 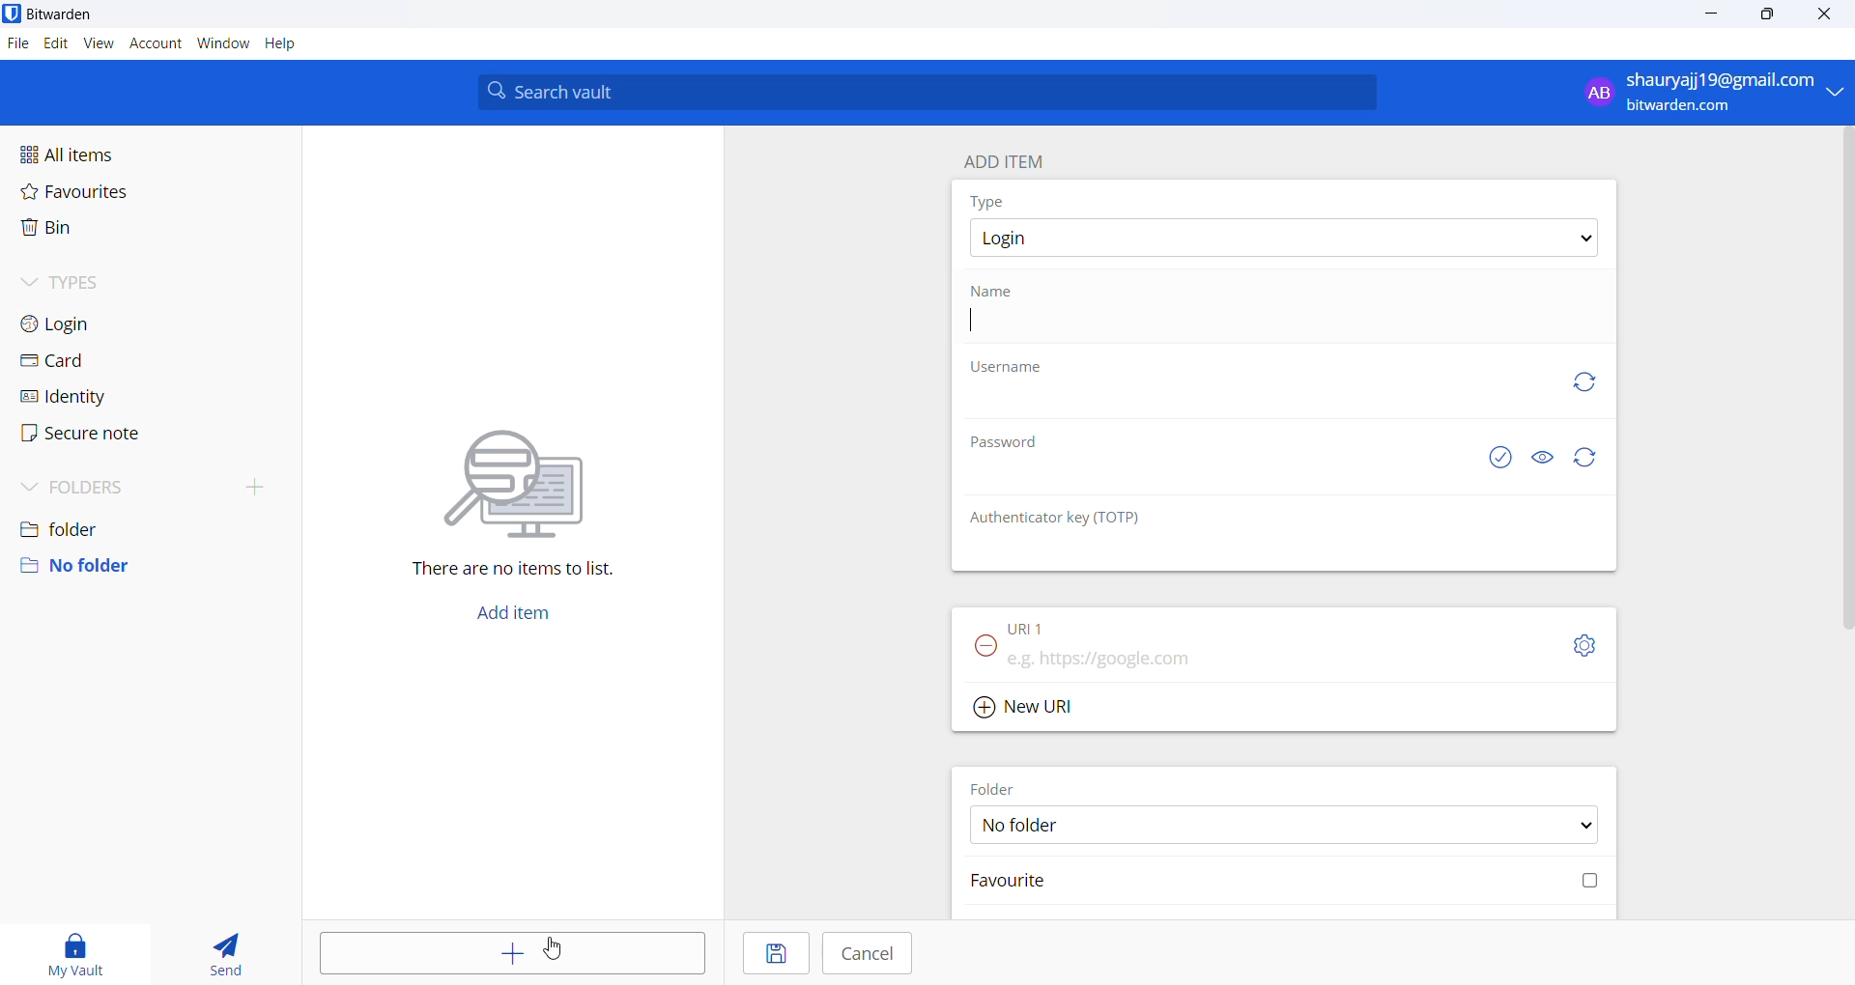 I want to click on file, so click(x=16, y=45).